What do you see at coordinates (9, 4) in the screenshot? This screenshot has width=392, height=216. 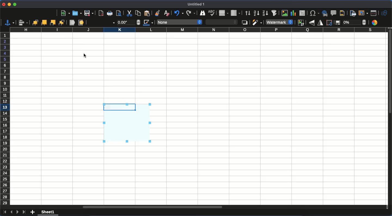 I see `minimize` at bounding box center [9, 4].